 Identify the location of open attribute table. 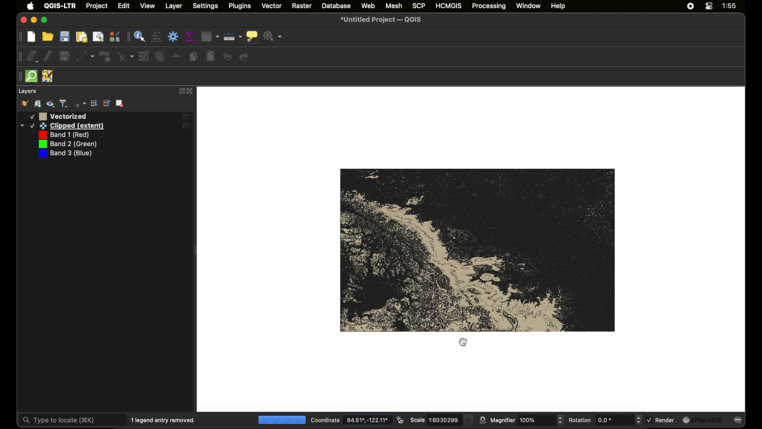
(210, 37).